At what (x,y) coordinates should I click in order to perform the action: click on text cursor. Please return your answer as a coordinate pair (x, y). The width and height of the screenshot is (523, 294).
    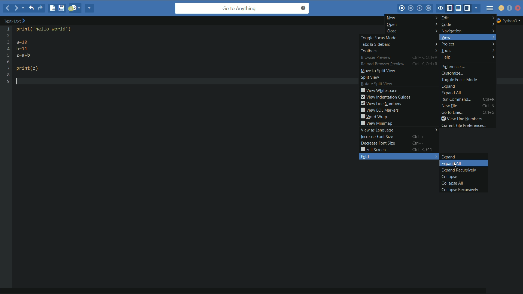
    Looking at the image, I should click on (20, 81).